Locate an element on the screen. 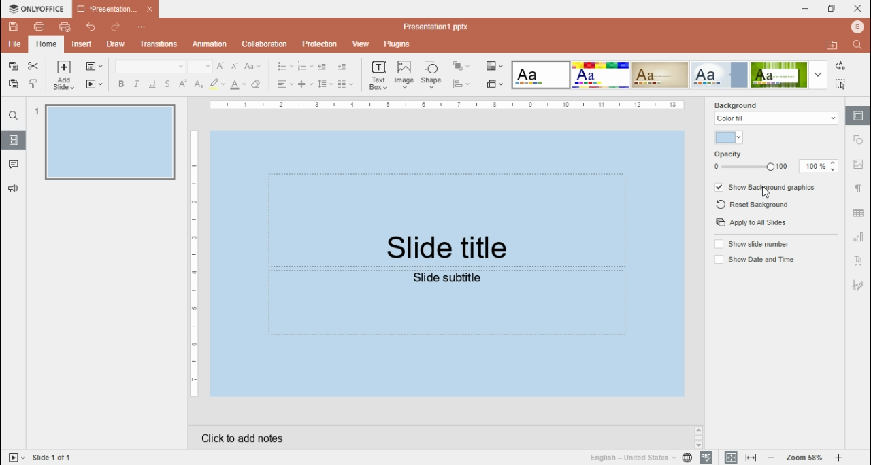 This screenshot has width=871, height=465. text box is located at coordinates (378, 76).